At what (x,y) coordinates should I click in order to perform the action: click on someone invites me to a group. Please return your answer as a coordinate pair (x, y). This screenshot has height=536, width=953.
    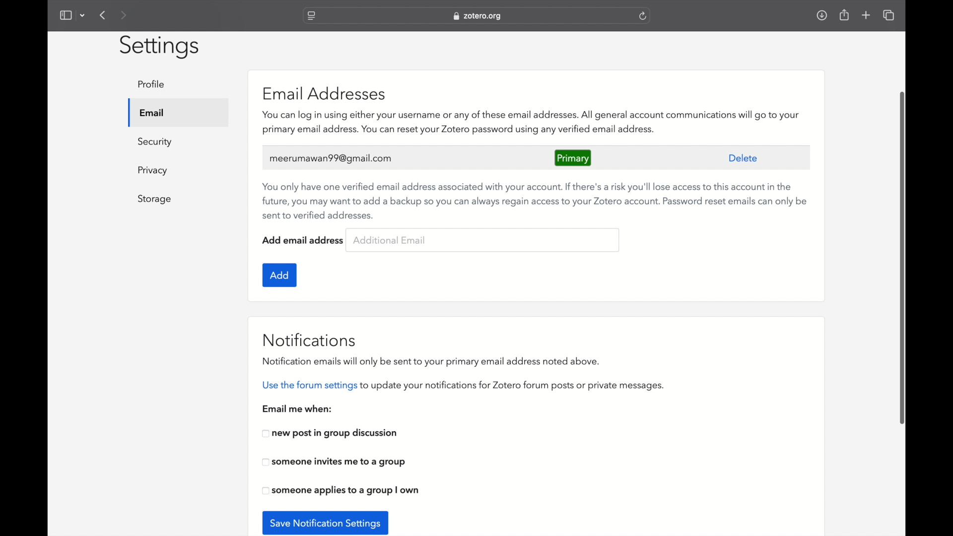
    Looking at the image, I should click on (335, 463).